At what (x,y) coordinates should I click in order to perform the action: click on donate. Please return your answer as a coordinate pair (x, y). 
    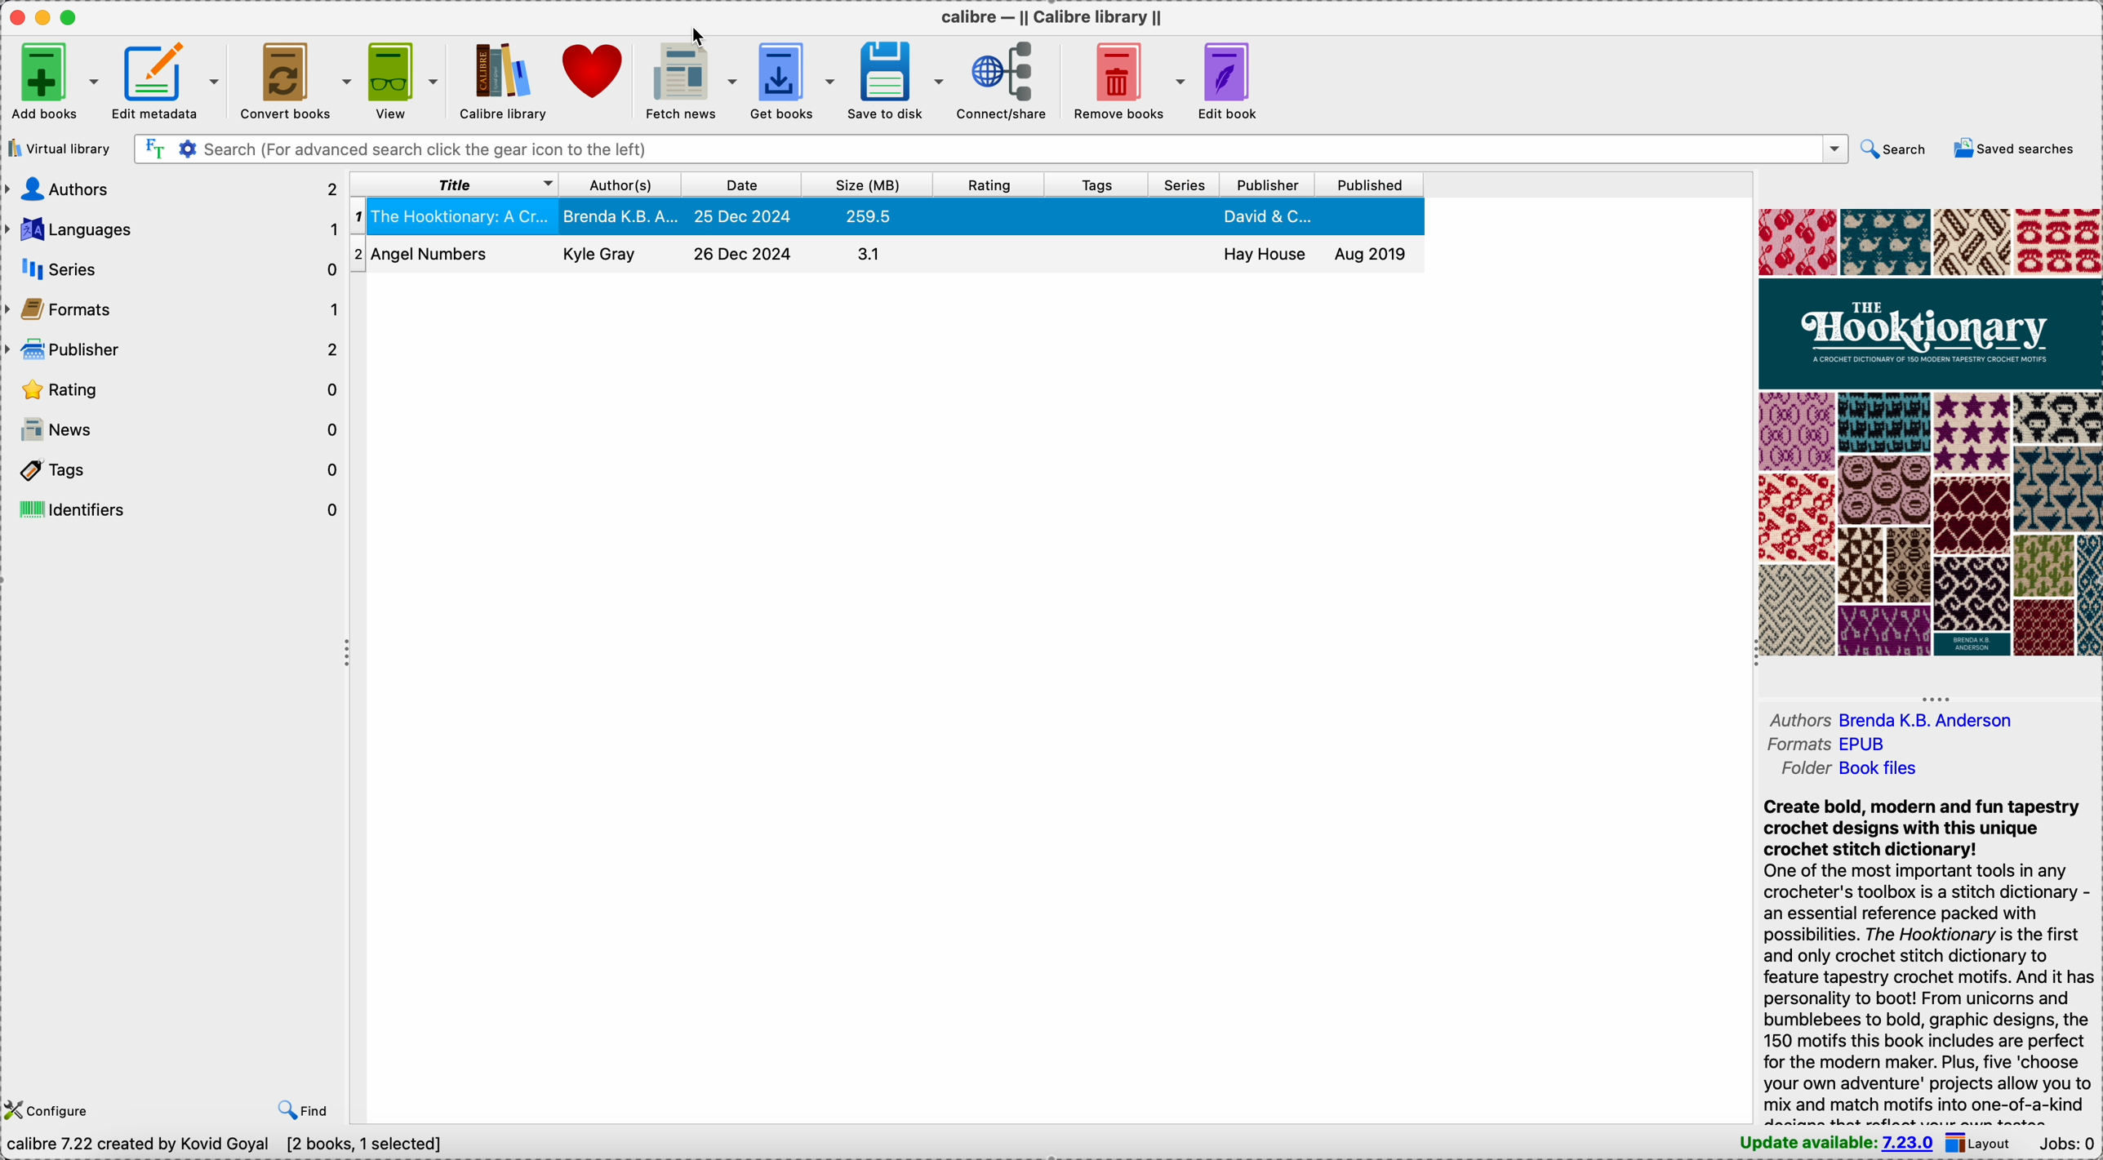
    Looking at the image, I should click on (596, 69).